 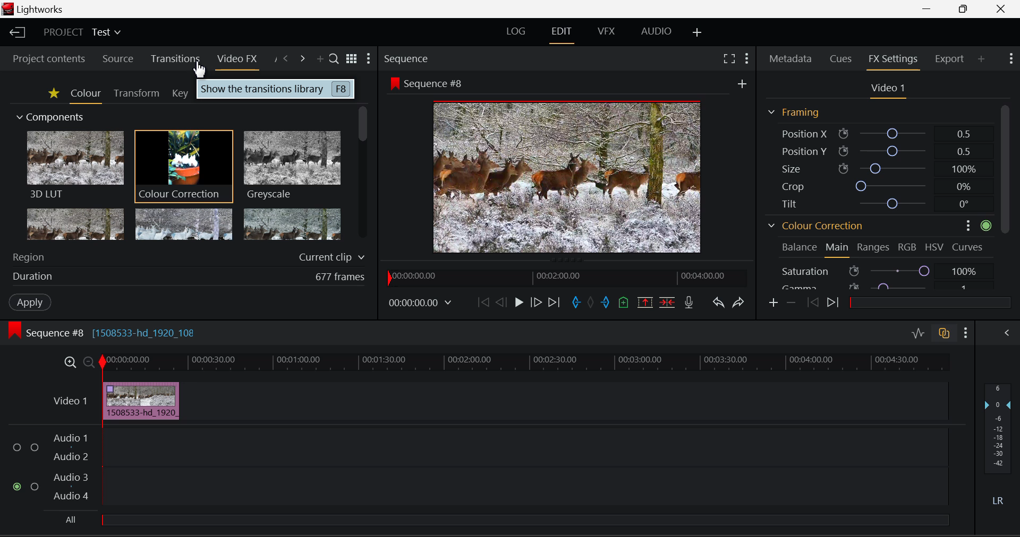 I want to click on Mark Out, so click(x=606, y=302).